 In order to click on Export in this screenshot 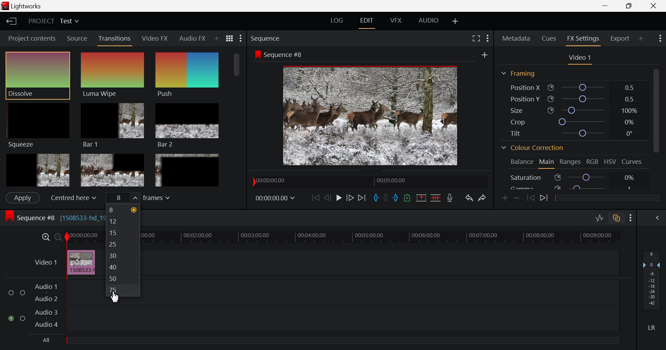, I will do `click(620, 37)`.